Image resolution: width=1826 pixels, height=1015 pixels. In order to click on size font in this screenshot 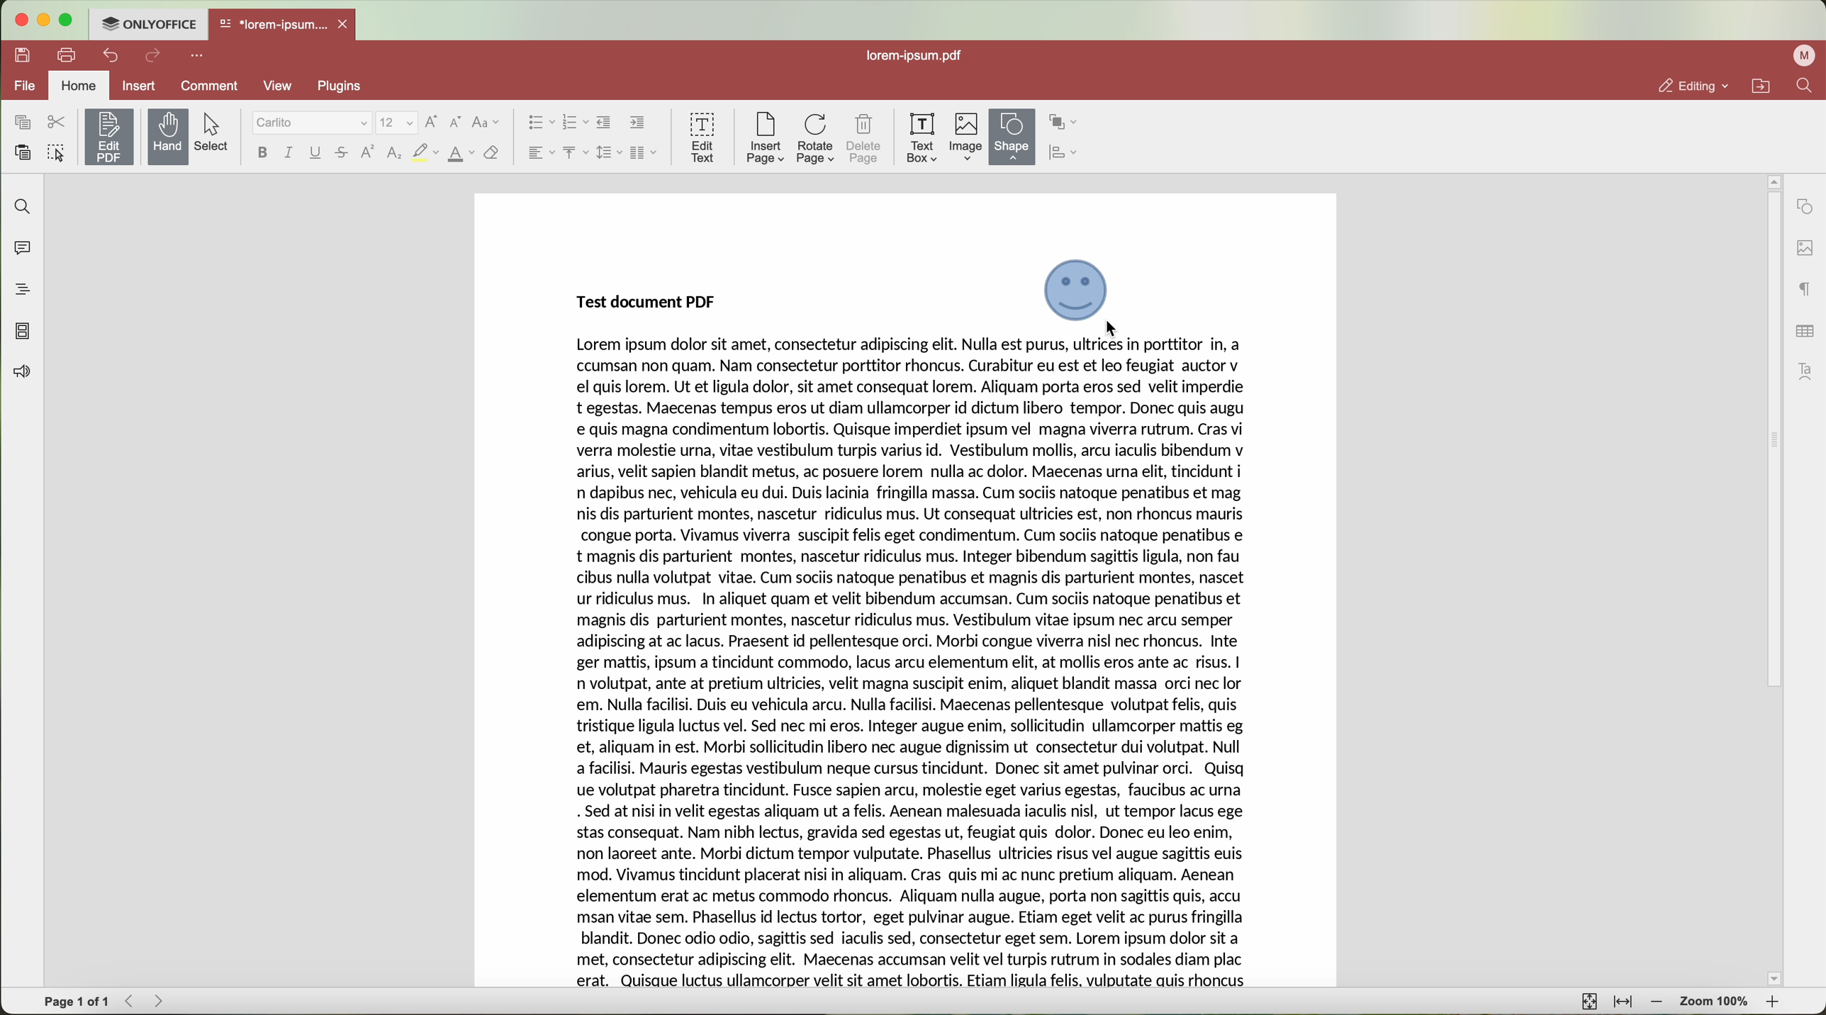, I will do `click(398, 122)`.